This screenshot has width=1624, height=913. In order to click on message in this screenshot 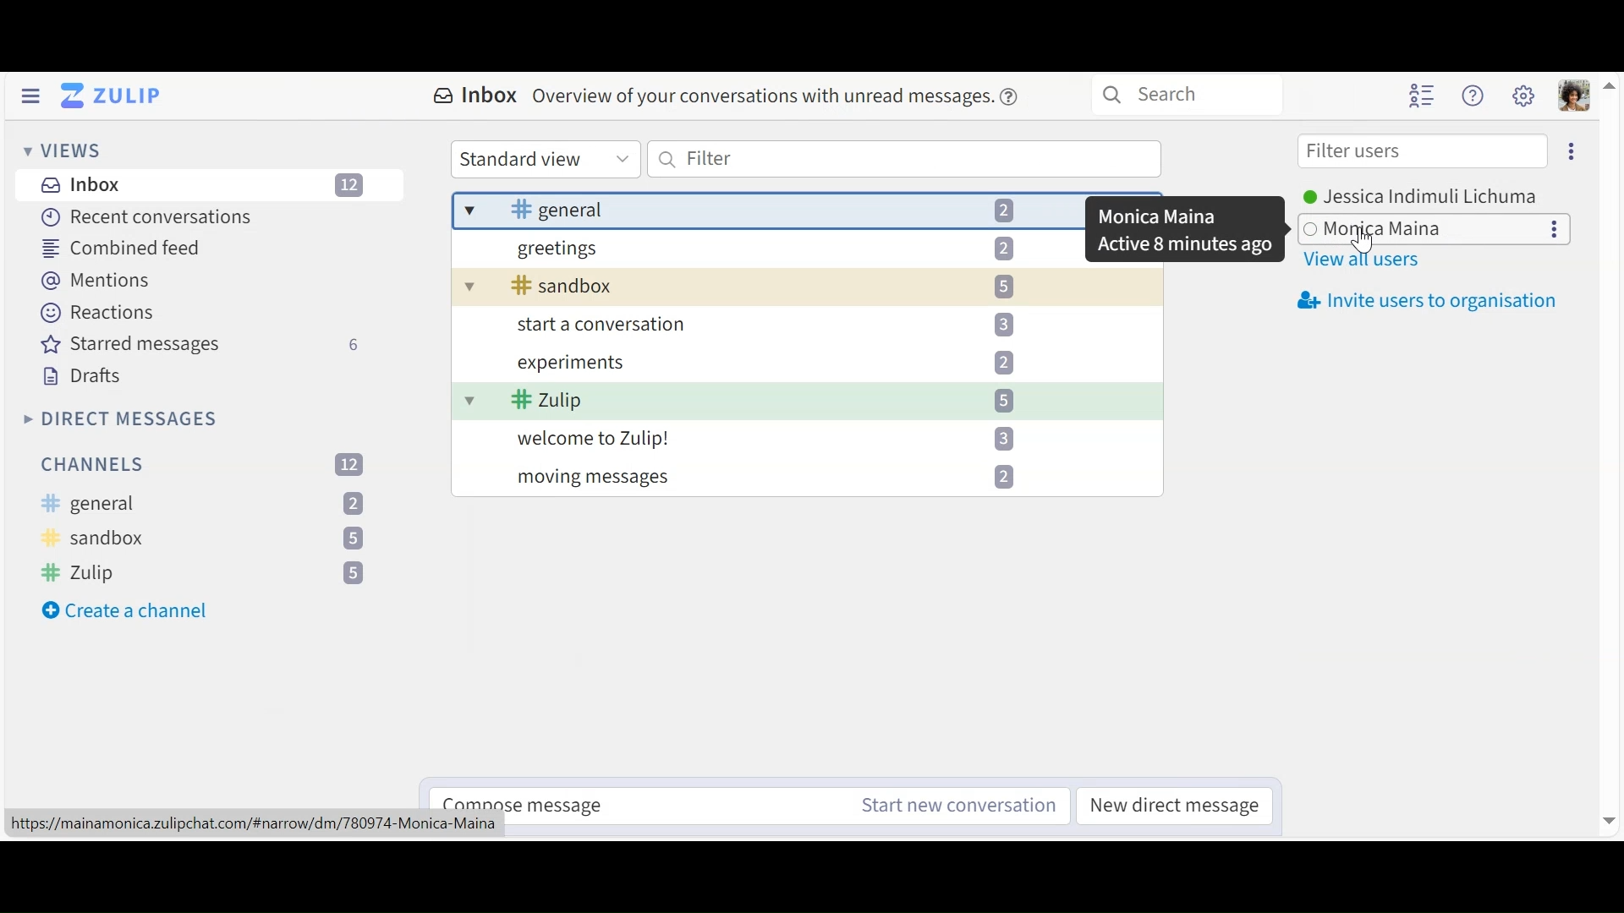, I will do `click(809, 323)`.